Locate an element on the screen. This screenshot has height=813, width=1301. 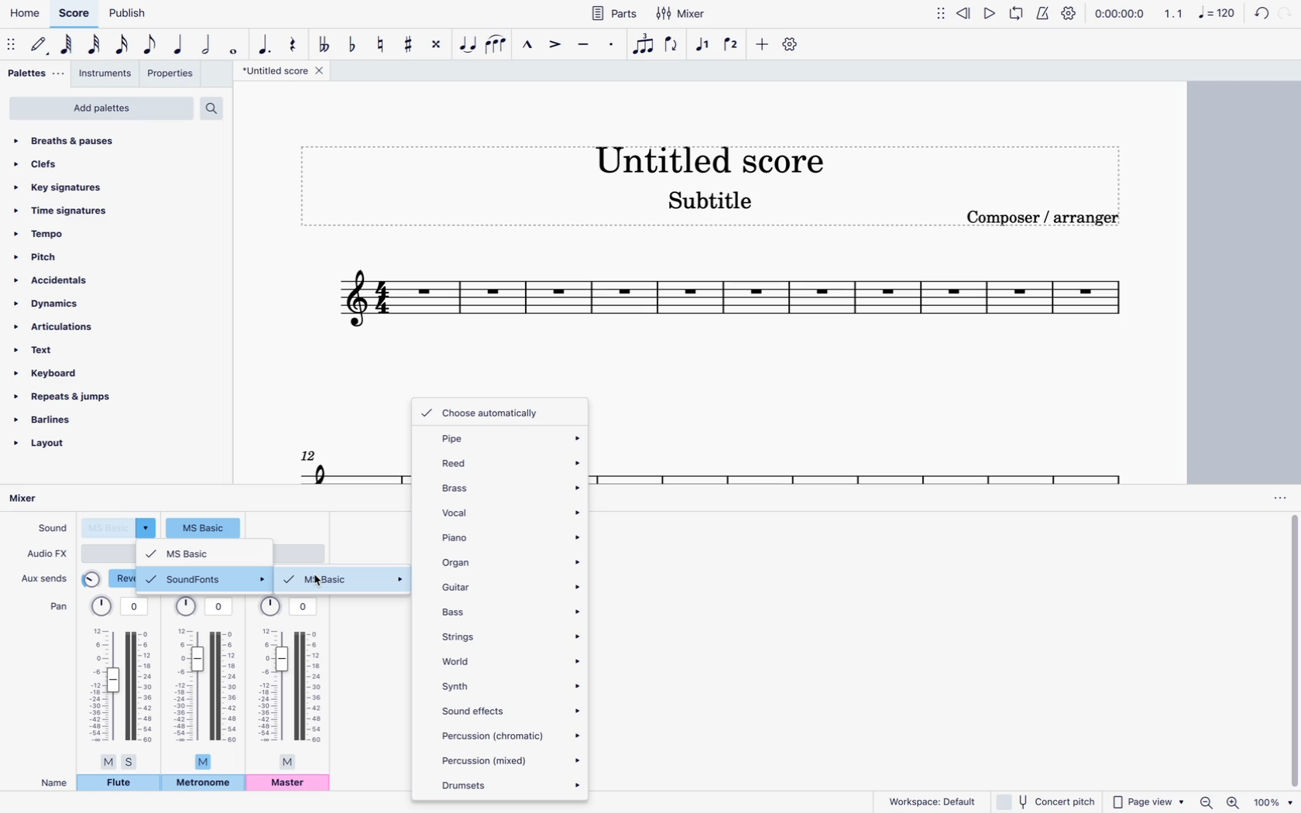
rest is located at coordinates (293, 41).